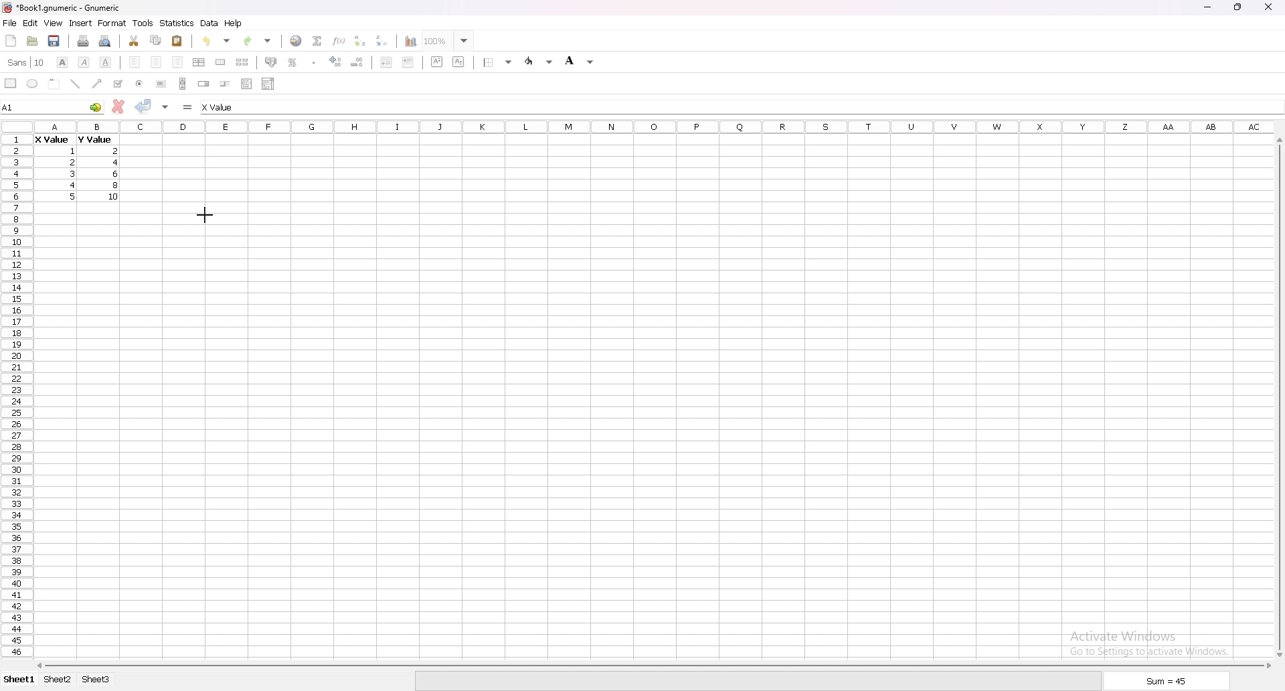 This screenshot has height=691, width=1285. Describe the element at coordinates (32, 41) in the screenshot. I see `open` at that location.